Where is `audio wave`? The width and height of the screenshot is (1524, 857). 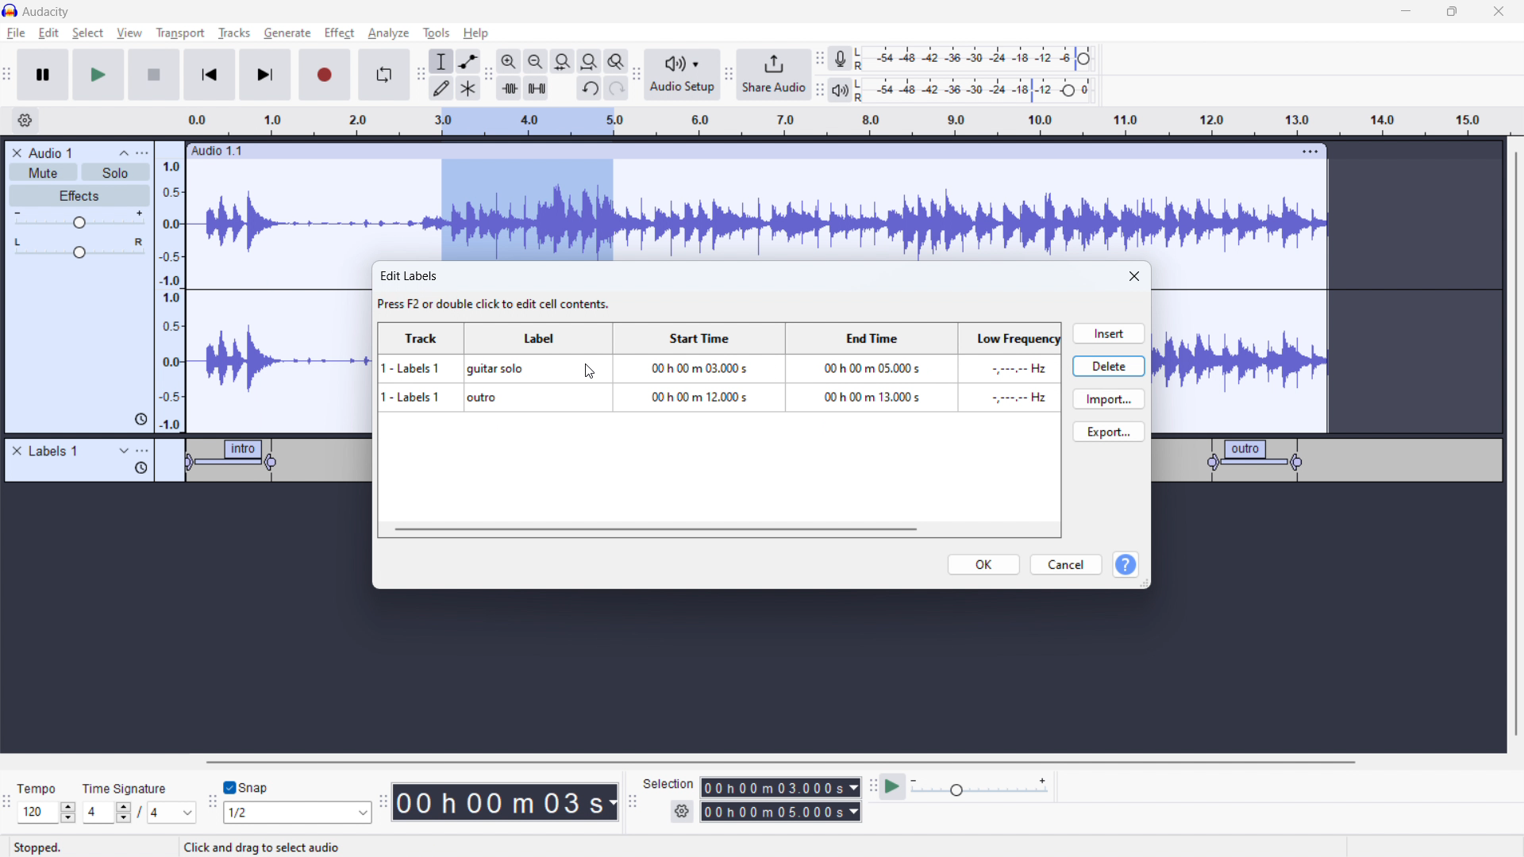
audio wave is located at coordinates (756, 211).